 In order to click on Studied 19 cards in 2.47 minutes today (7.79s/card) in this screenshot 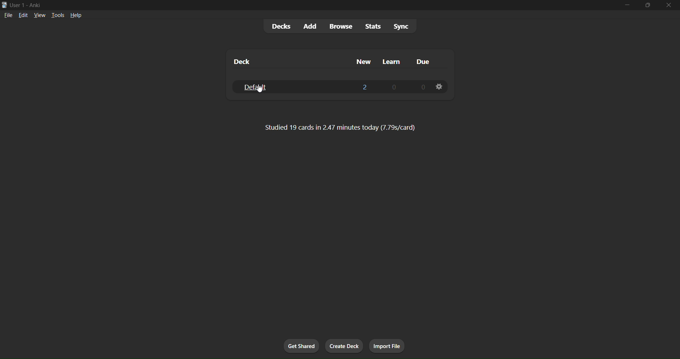, I will do `click(337, 127)`.